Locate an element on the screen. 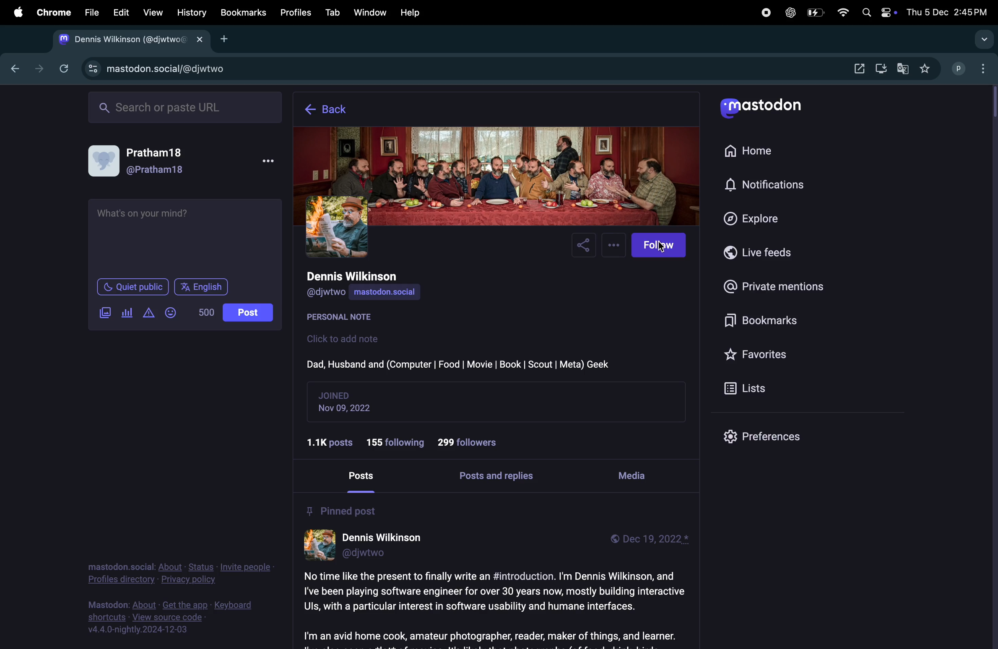  user name is located at coordinates (364, 276).